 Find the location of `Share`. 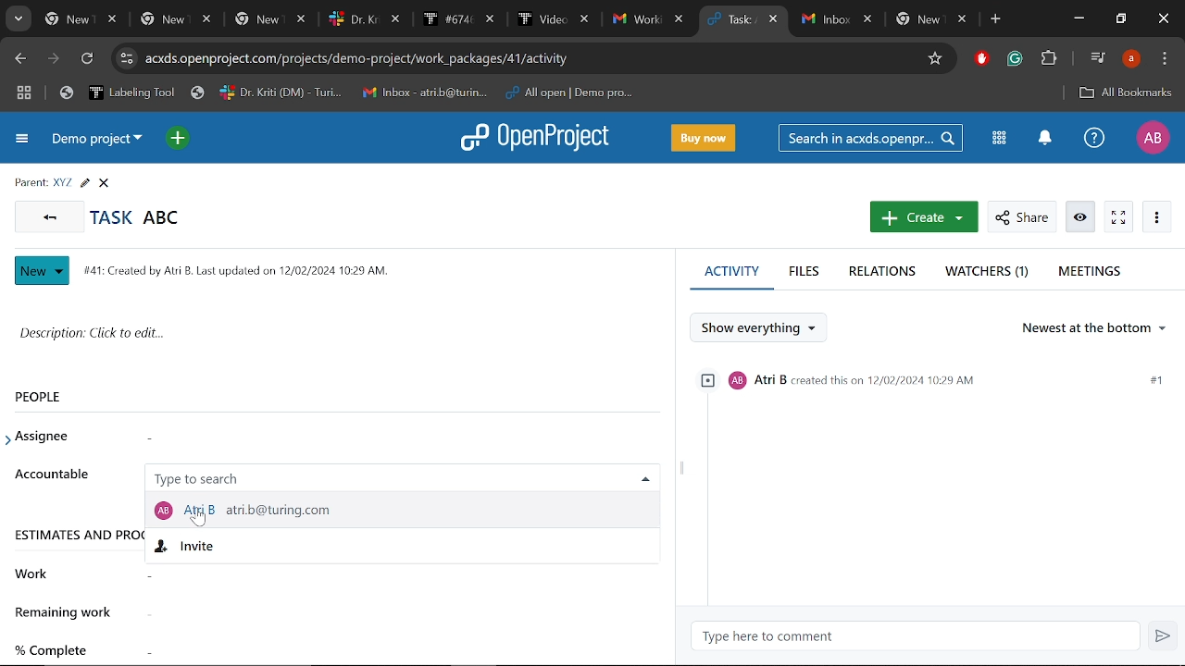

Share is located at coordinates (1021, 217).